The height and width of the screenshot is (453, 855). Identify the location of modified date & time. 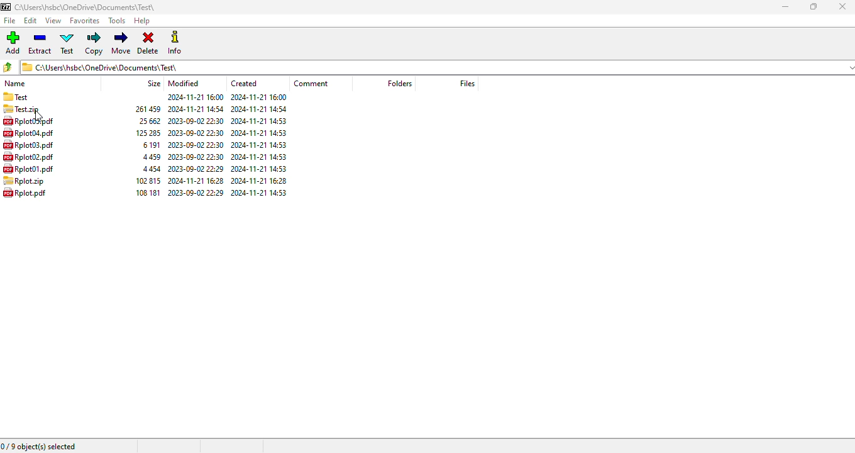
(196, 97).